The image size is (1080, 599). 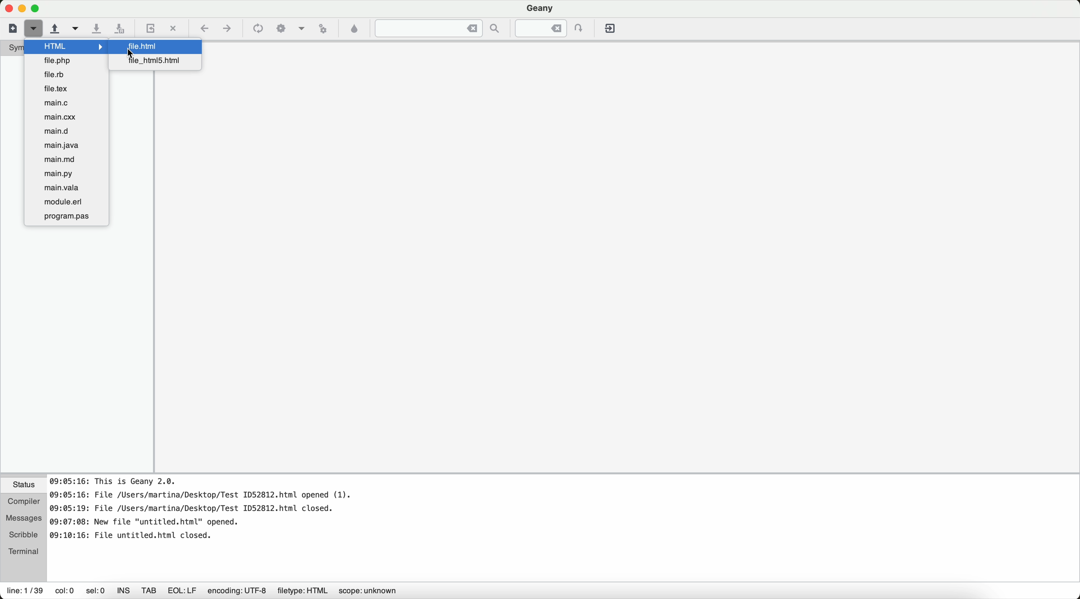 I want to click on navigate back, so click(x=203, y=29).